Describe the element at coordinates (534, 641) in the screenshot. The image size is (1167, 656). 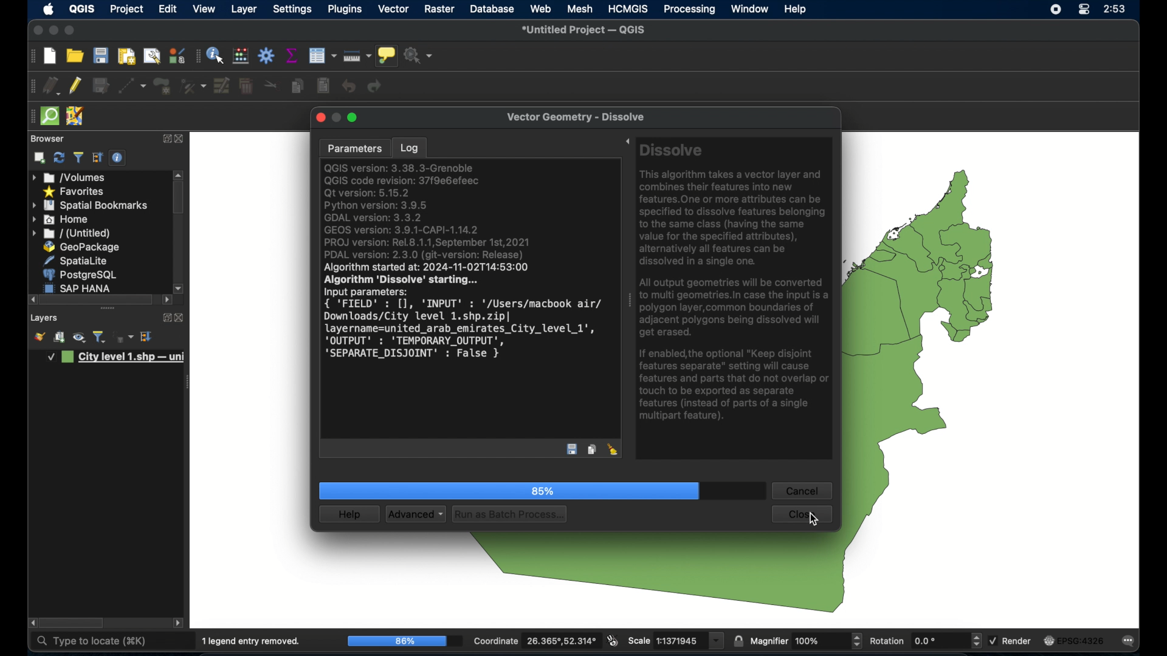
I see `coordinate` at that location.